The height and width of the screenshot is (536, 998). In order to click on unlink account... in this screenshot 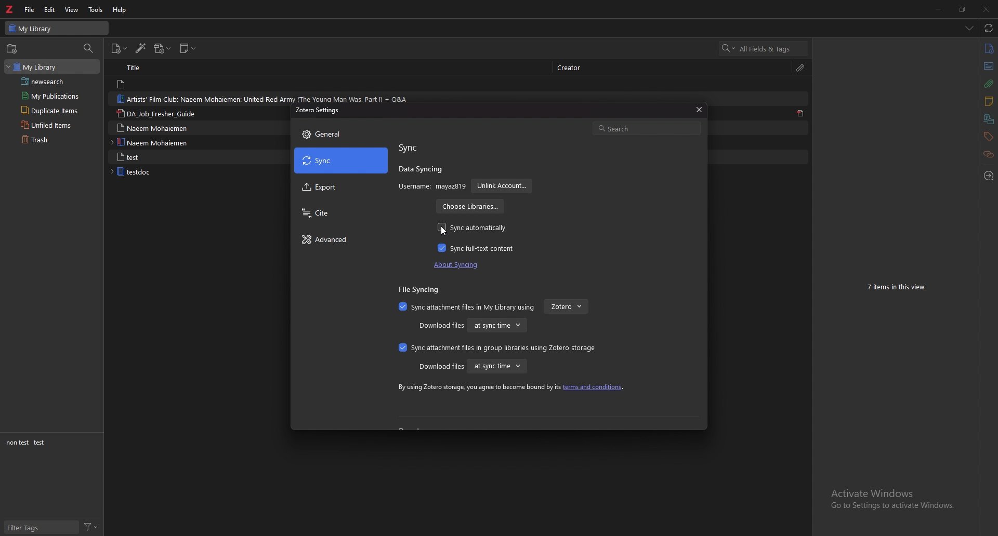, I will do `click(502, 186)`.